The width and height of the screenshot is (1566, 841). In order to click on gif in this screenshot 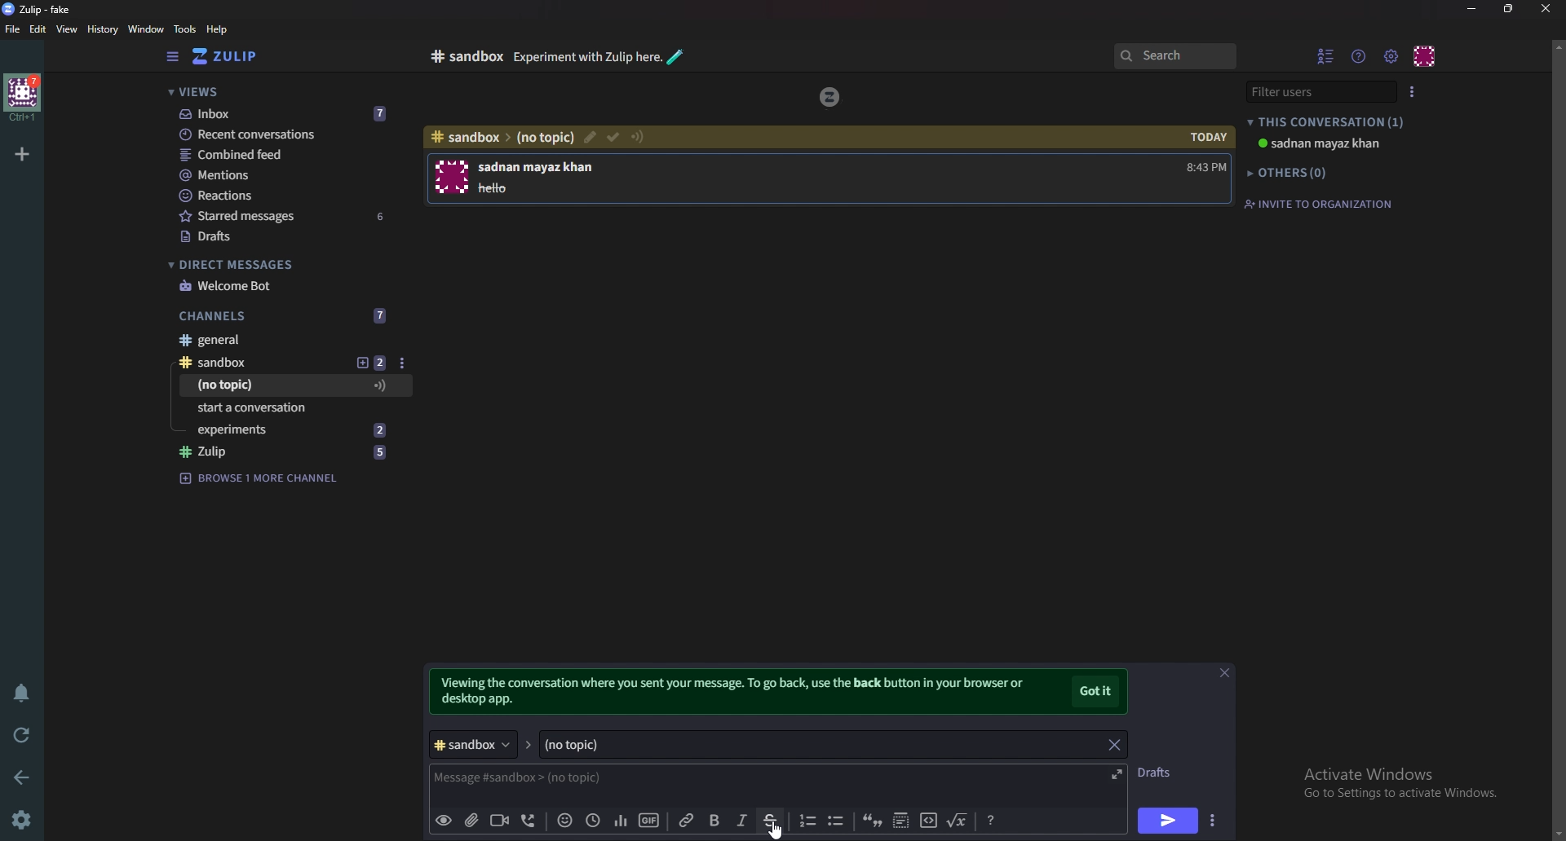, I will do `click(648, 822)`.